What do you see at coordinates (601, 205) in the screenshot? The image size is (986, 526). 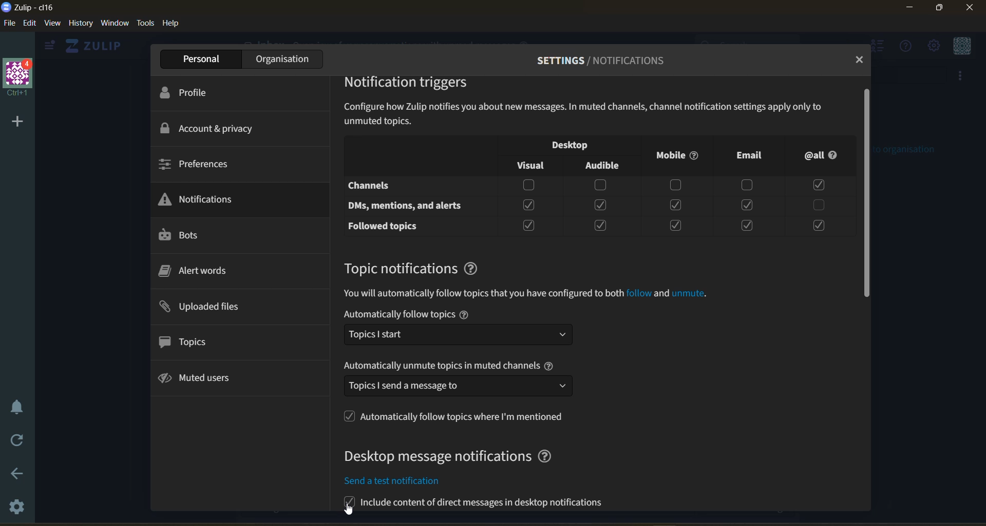 I see `Checkbox` at bounding box center [601, 205].